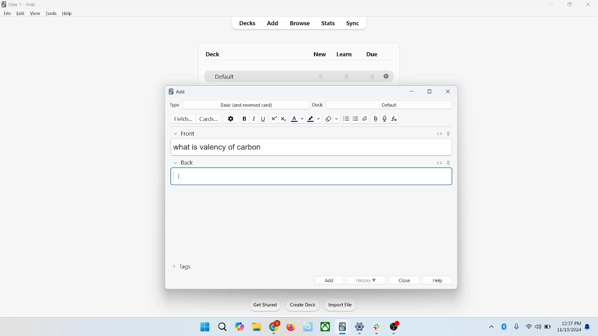 The width and height of the screenshot is (598, 336). Describe the element at coordinates (21, 13) in the screenshot. I see `edit` at that location.